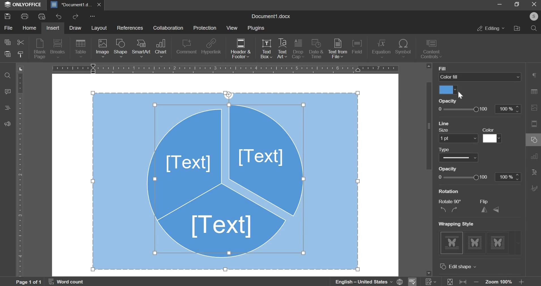 The image size is (541, 286). What do you see at coordinates (452, 201) in the screenshot?
I see `` at bounding box center [452, 201].